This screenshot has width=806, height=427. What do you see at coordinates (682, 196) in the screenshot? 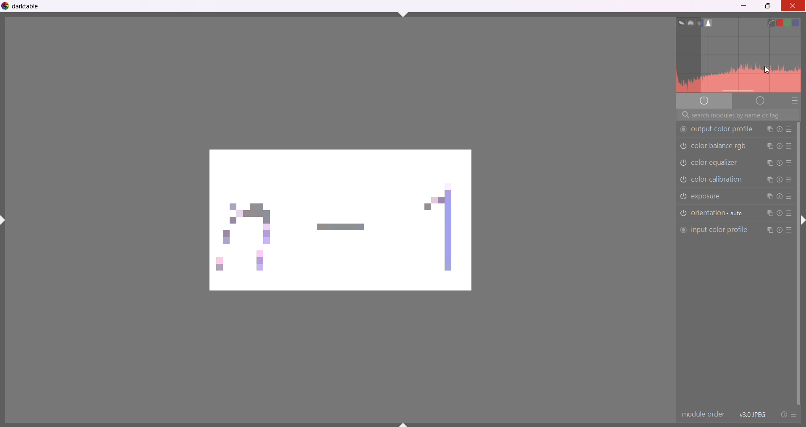
I see `exposure switched off` at bounding box center [682, 196].